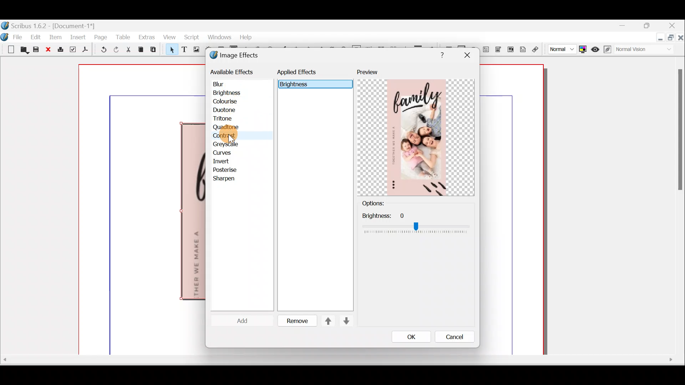 The height and width of the screenshot is (385, 685). What do you see at coordinates (217, 37) in the screenshot?
I see `Windows` at bounding box center [217, 37].